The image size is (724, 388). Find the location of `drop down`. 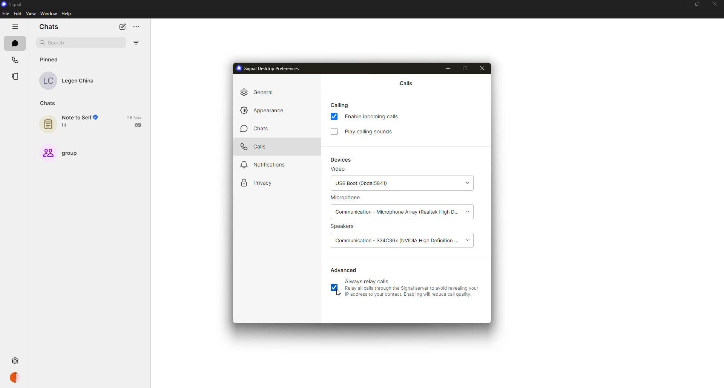

drop down is located at coordinates (471, 211).